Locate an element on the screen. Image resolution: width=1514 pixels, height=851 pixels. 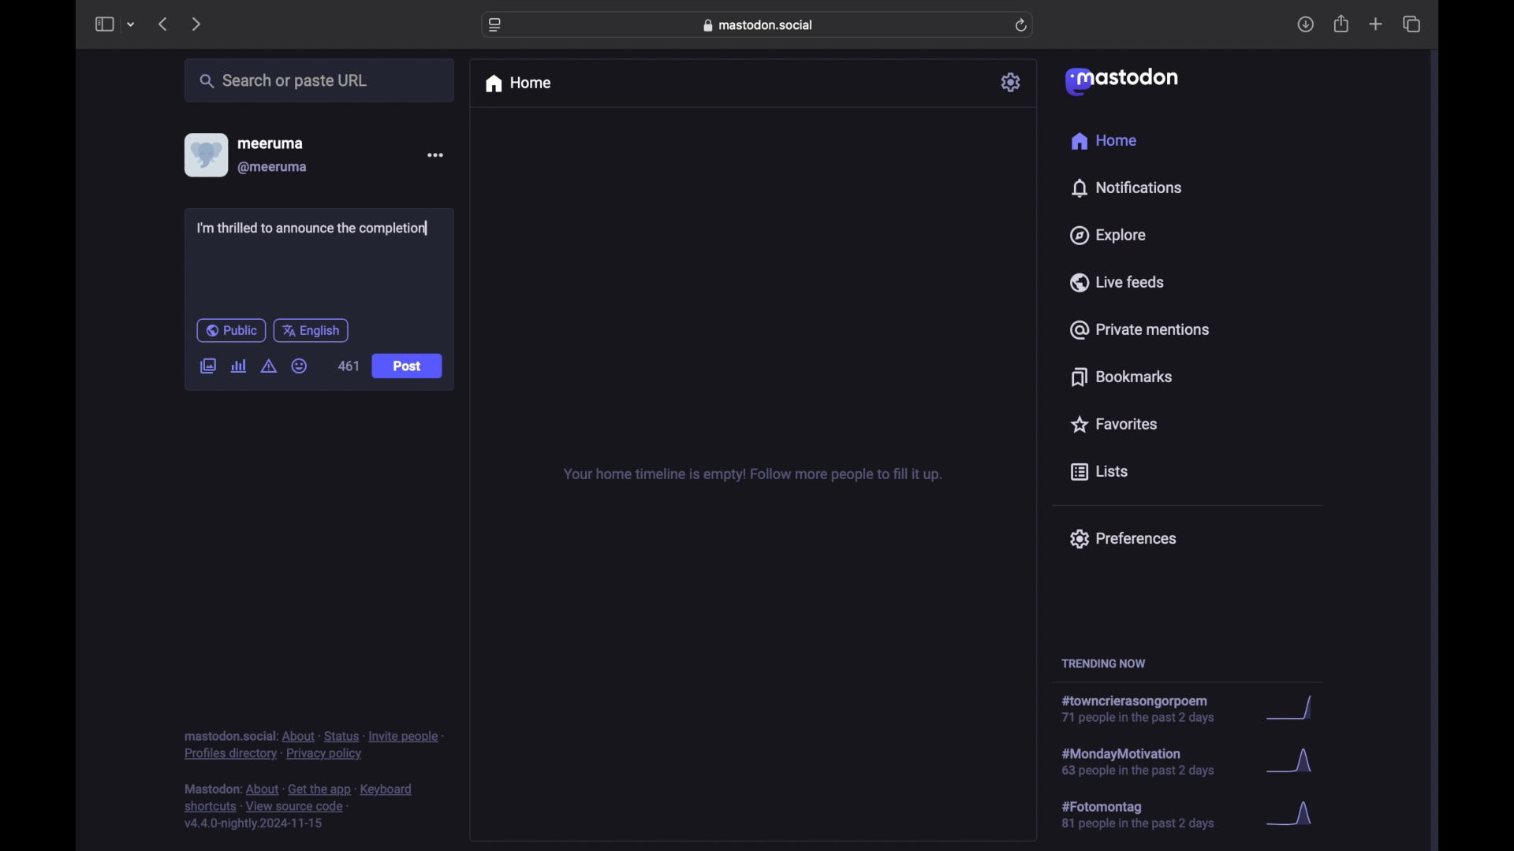
add poll is located at coordinates (240, 366).